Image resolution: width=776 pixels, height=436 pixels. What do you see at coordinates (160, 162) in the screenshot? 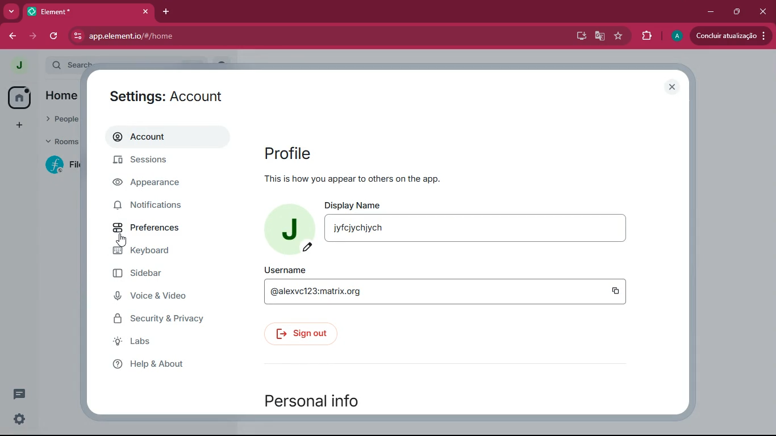
I see `sessions` at bounding box center [160, 162].